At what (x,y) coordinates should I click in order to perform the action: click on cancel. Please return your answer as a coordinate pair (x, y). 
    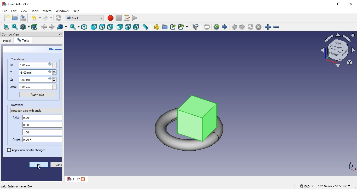
    Looking at the image, I should click on (57, 165).